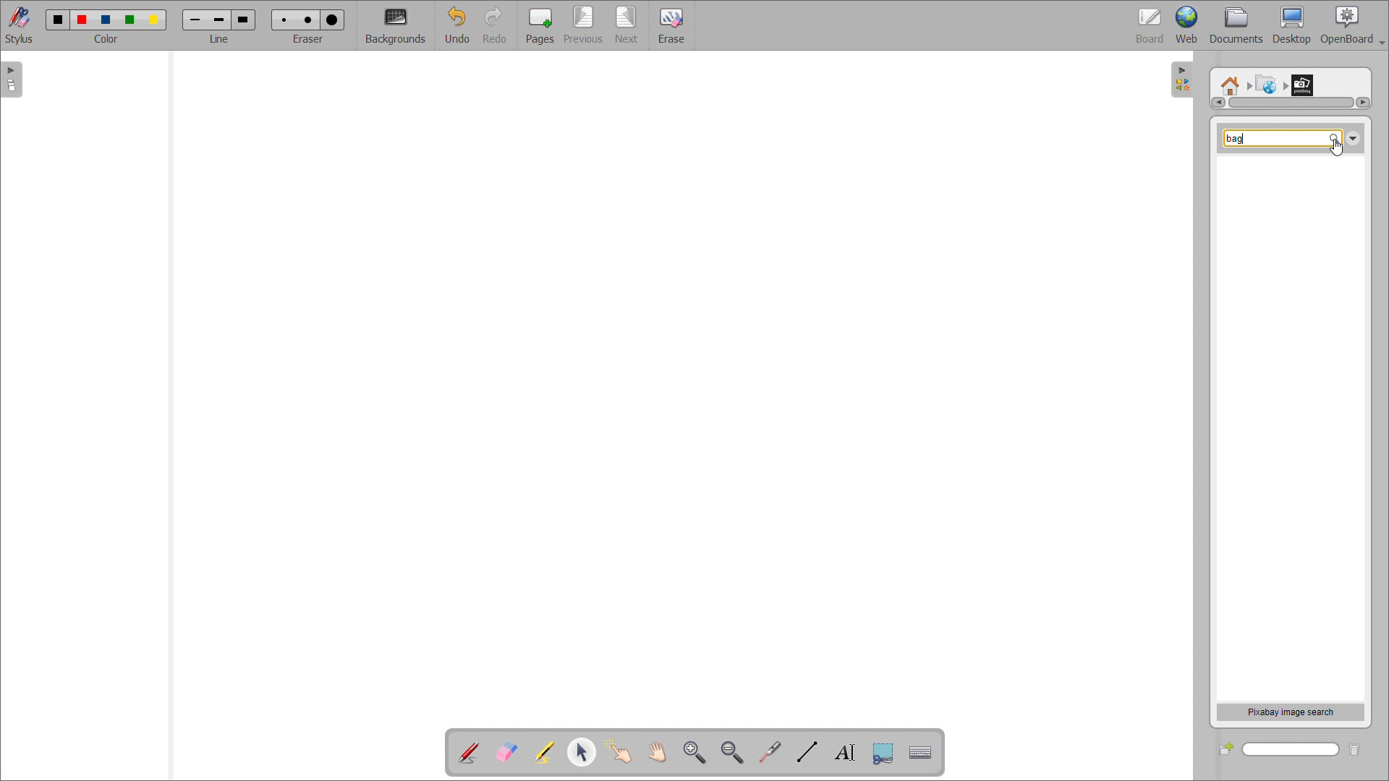 This screenshot has height=781, width=1389. What do you see at coordinates (281, 17) in the screenshot?
I see `Small erase` at bounding box center [281, 17].